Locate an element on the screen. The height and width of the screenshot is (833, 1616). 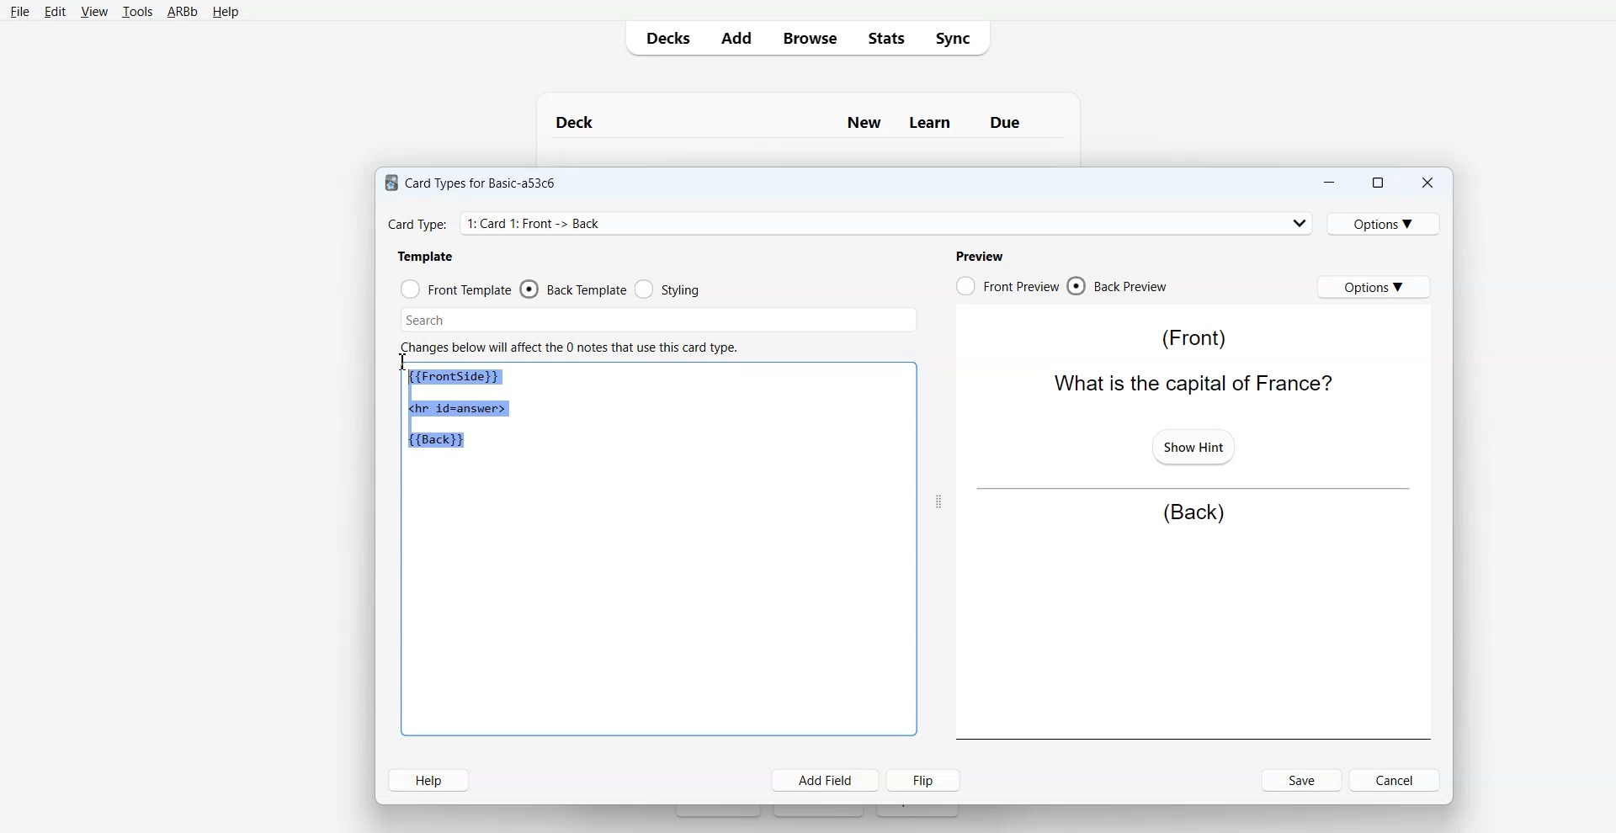
Help is located at coordinates (226, 13).